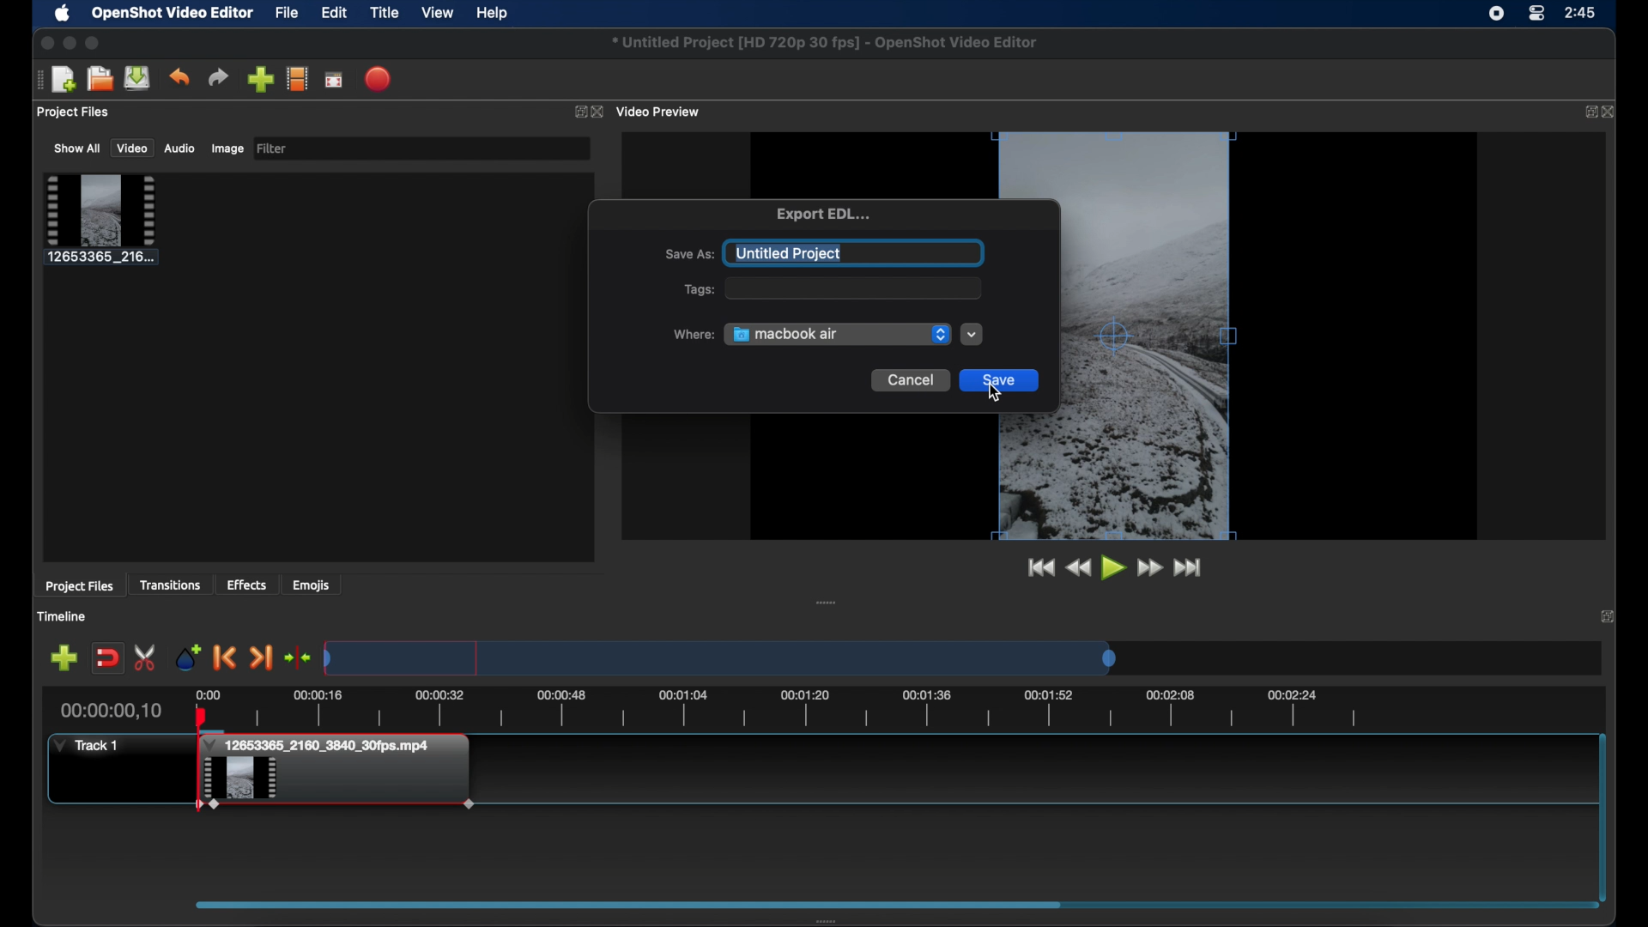 This screenshot has width=1648, height=927. Describe the element at coordinates (188, 656) in the screenshot. I see `add marker` at that location.